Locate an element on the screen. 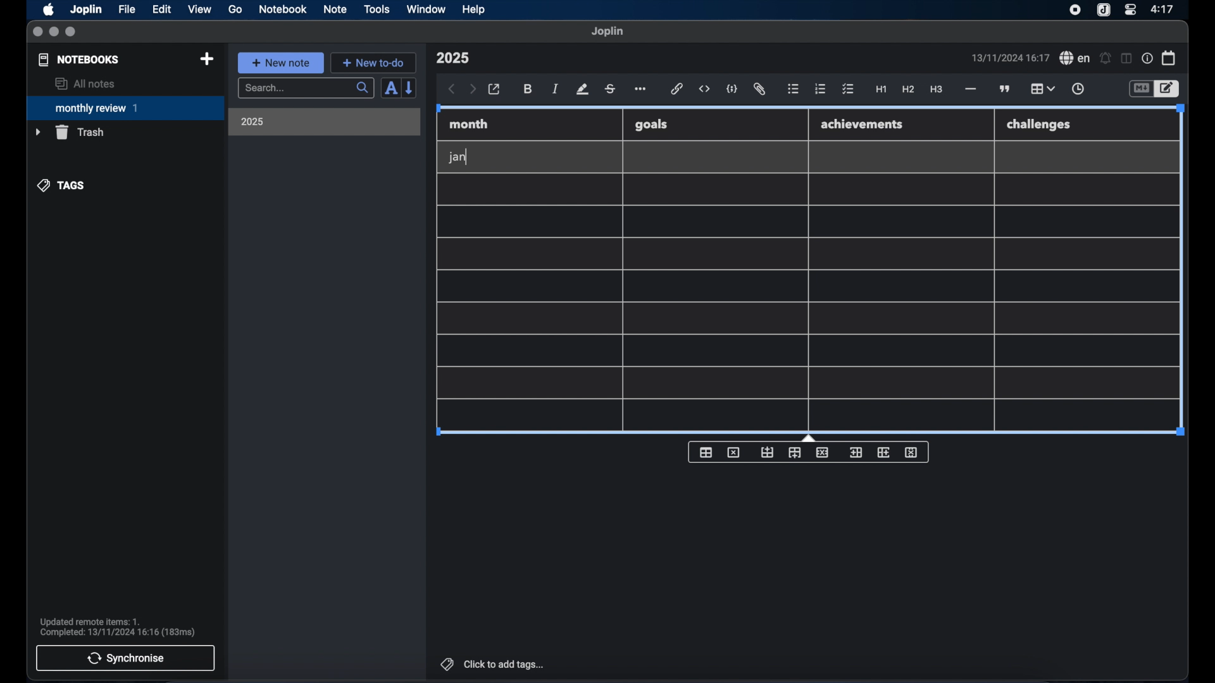  notebooks is located at coordinates (79, 59).